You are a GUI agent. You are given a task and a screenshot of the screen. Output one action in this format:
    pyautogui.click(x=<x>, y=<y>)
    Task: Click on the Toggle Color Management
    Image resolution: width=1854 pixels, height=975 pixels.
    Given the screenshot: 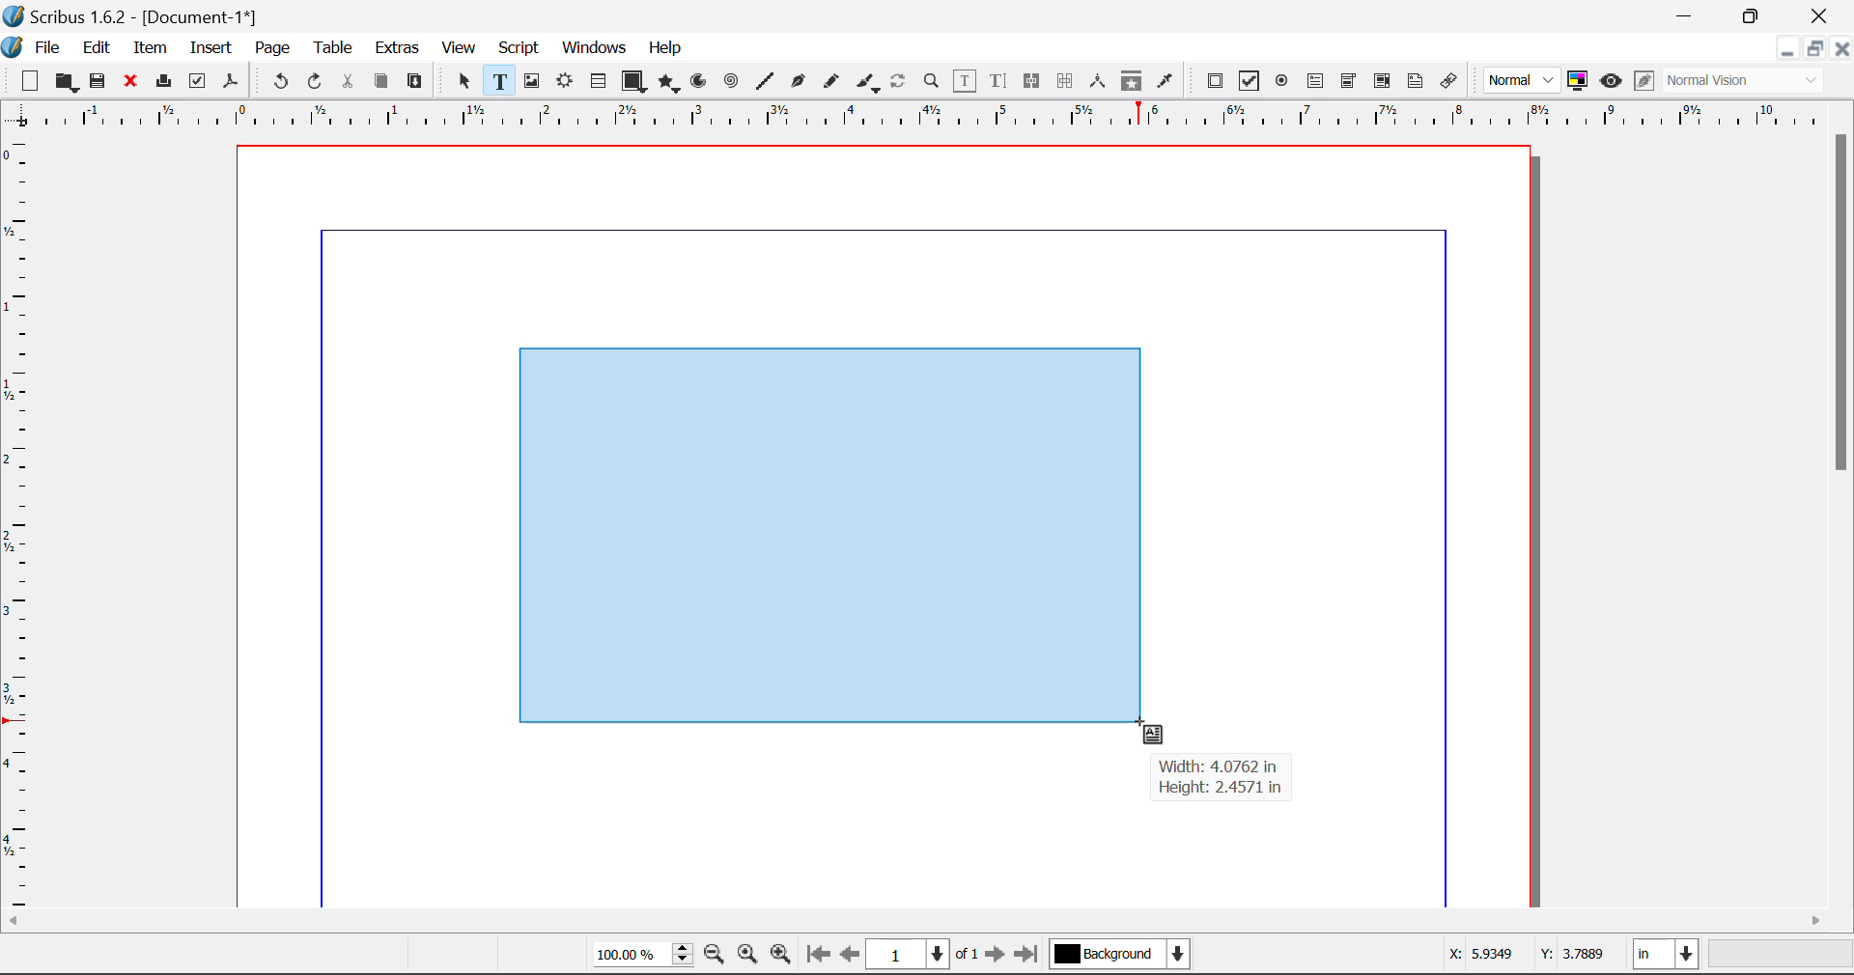 What is the action you would take?
    pyautogui.click(x=1580, y=82)
    